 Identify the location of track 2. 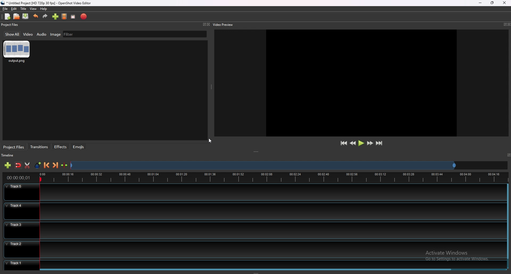
(253, 249).